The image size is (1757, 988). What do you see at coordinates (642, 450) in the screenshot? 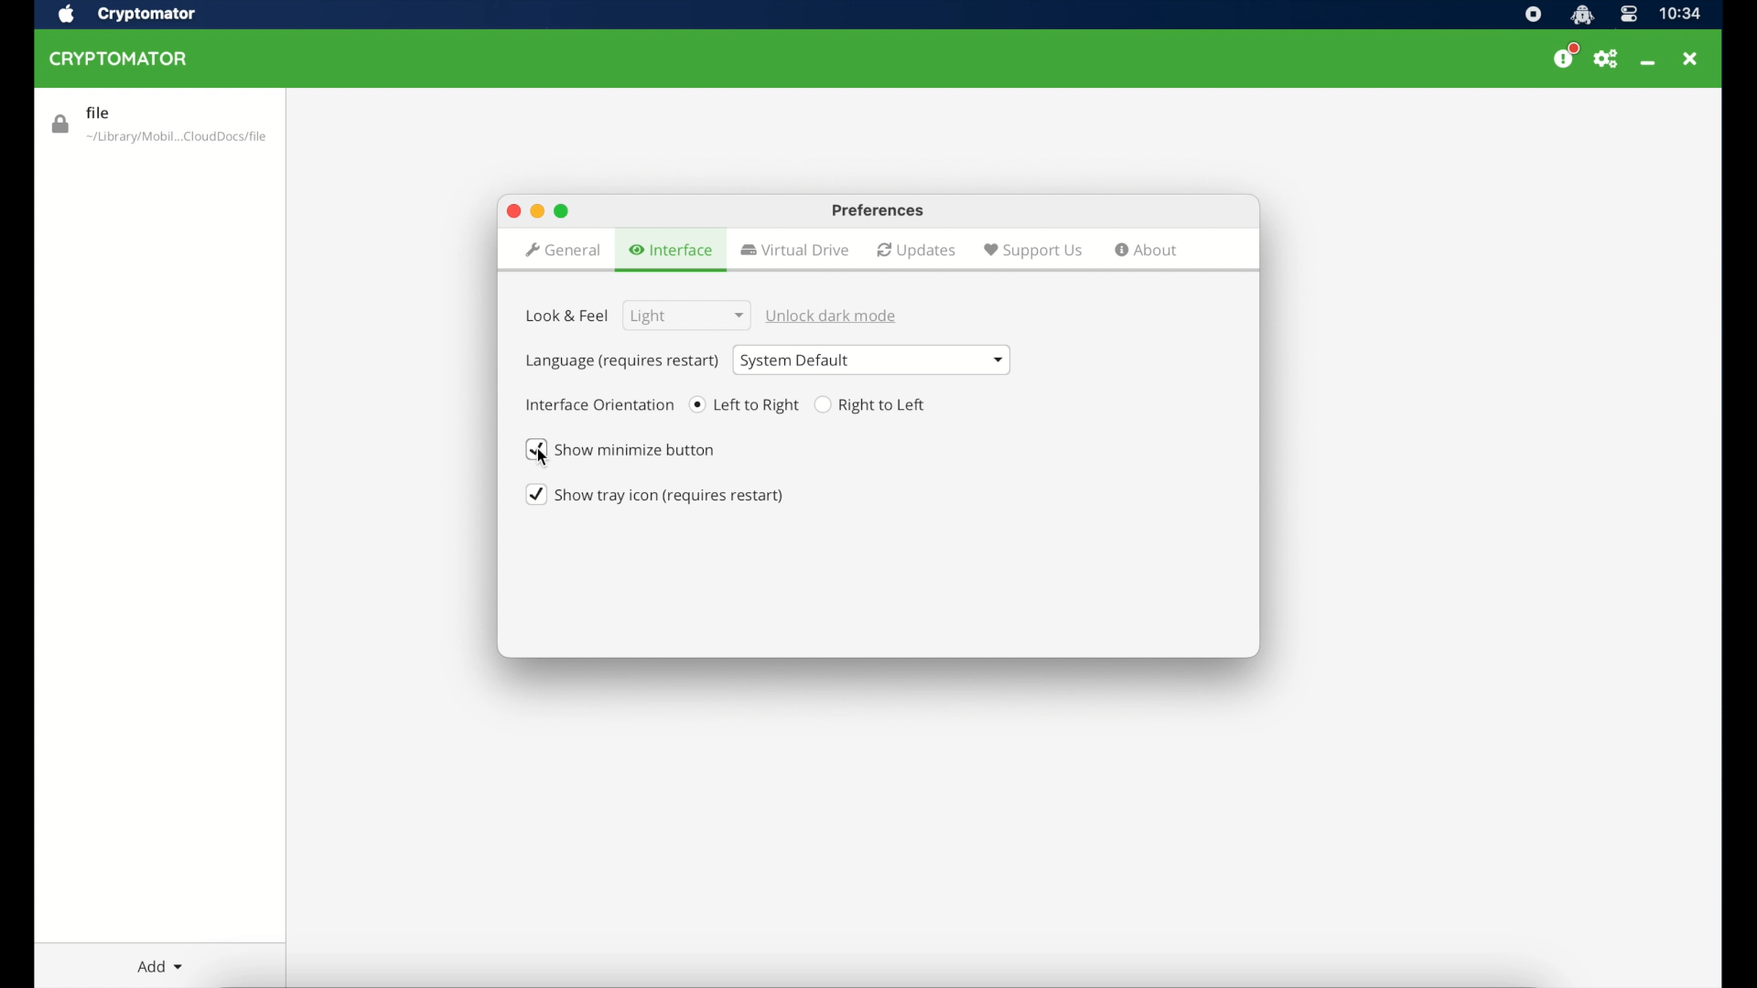
I see `checkbox` at bounding box center [642, 450].